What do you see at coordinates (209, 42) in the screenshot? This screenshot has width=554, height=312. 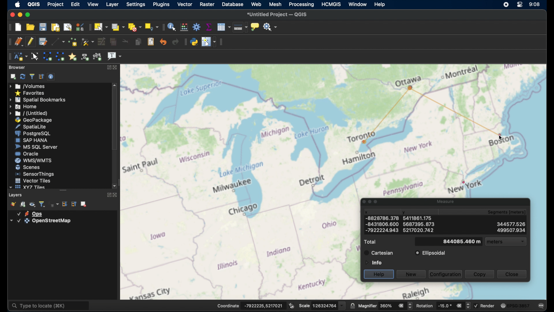 I see `switches mouse cursor to configurable position` at bounding box center [209, 42].